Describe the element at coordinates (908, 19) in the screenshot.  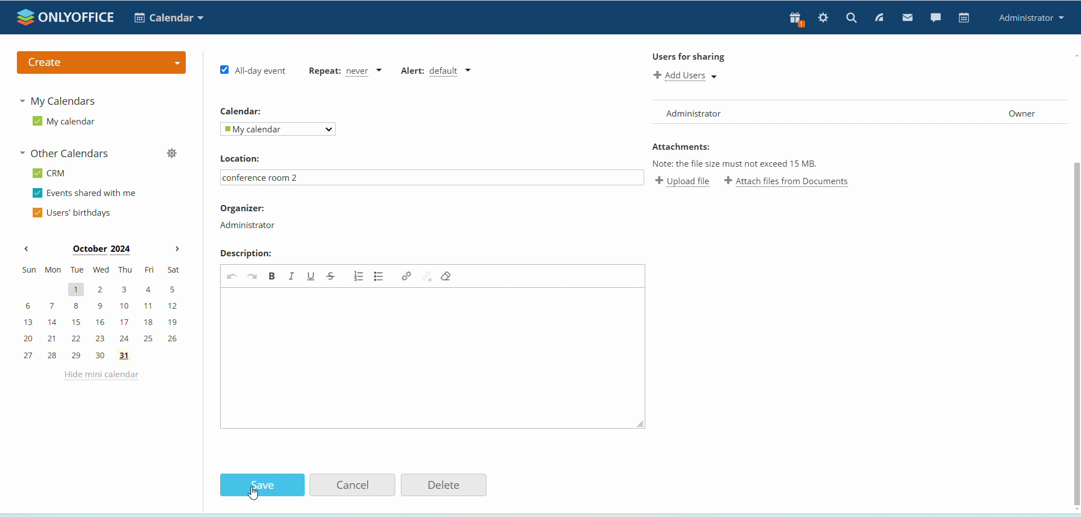
I see `mail` at that location.